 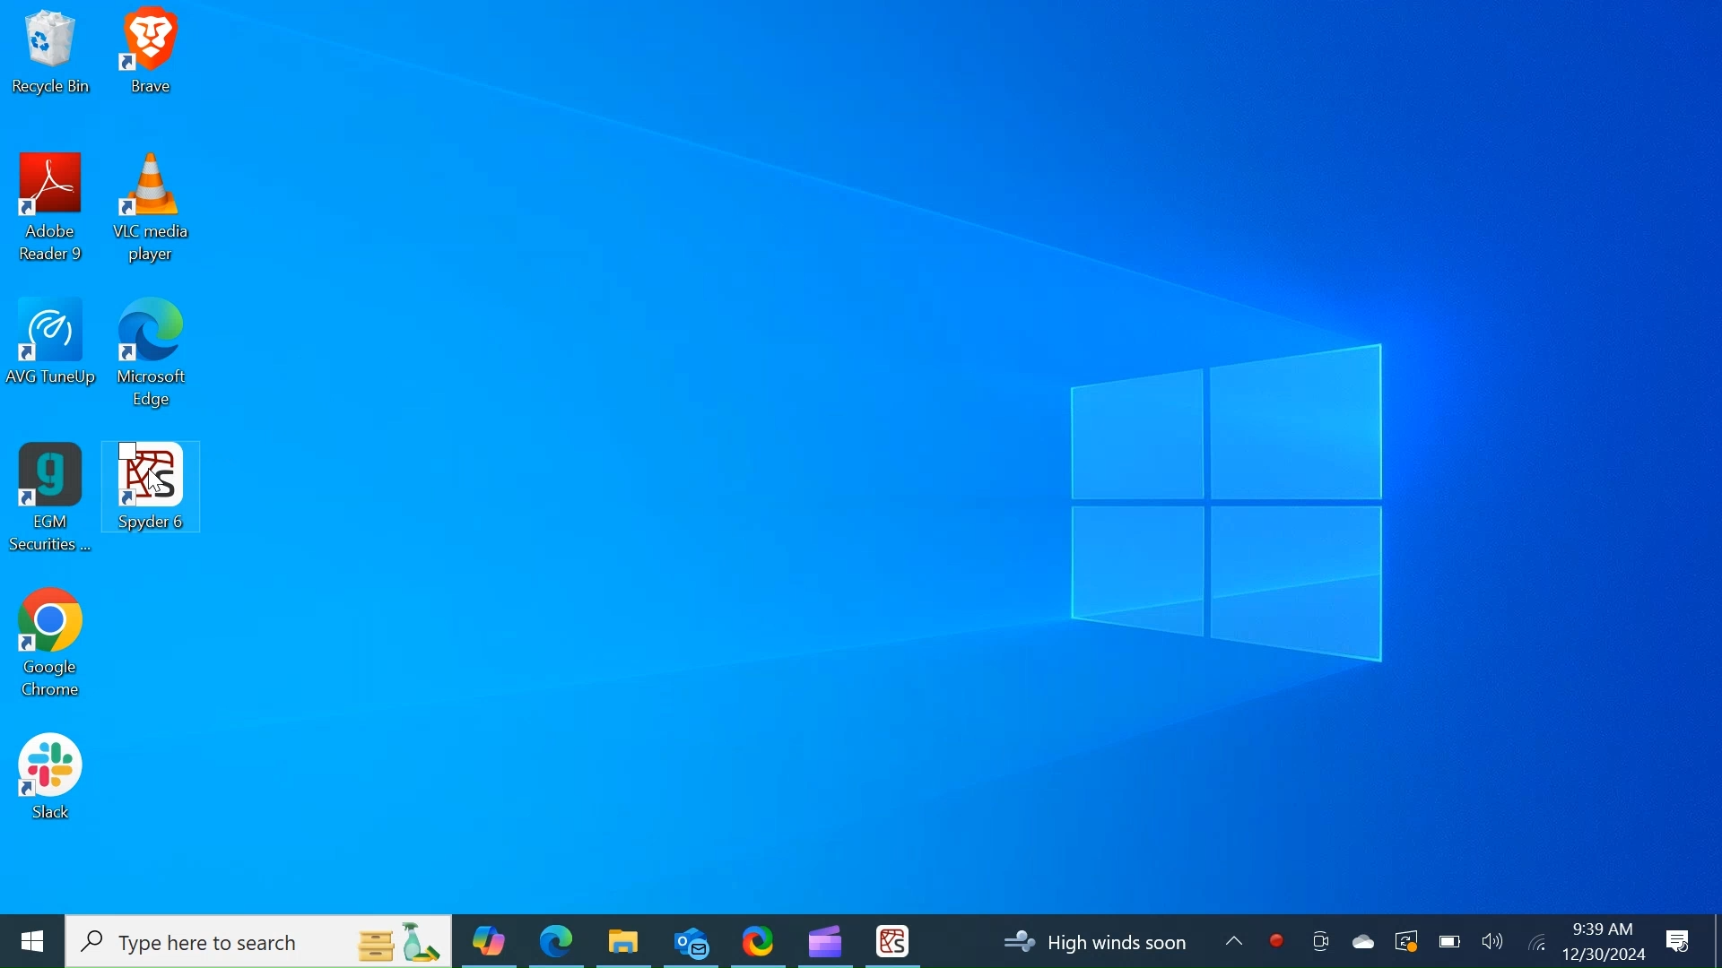 I want to click on Spyder Desktop Icon, so click(x=892, y=941).